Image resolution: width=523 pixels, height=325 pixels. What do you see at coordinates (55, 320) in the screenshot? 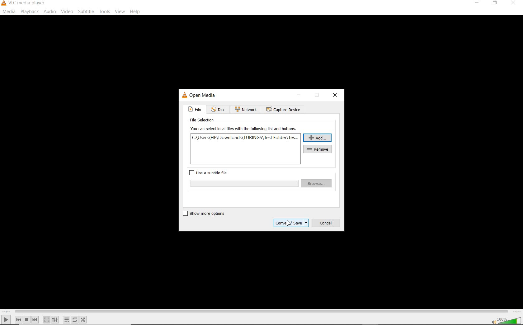
I see `show extended settings` at bounding box center [55, 320].